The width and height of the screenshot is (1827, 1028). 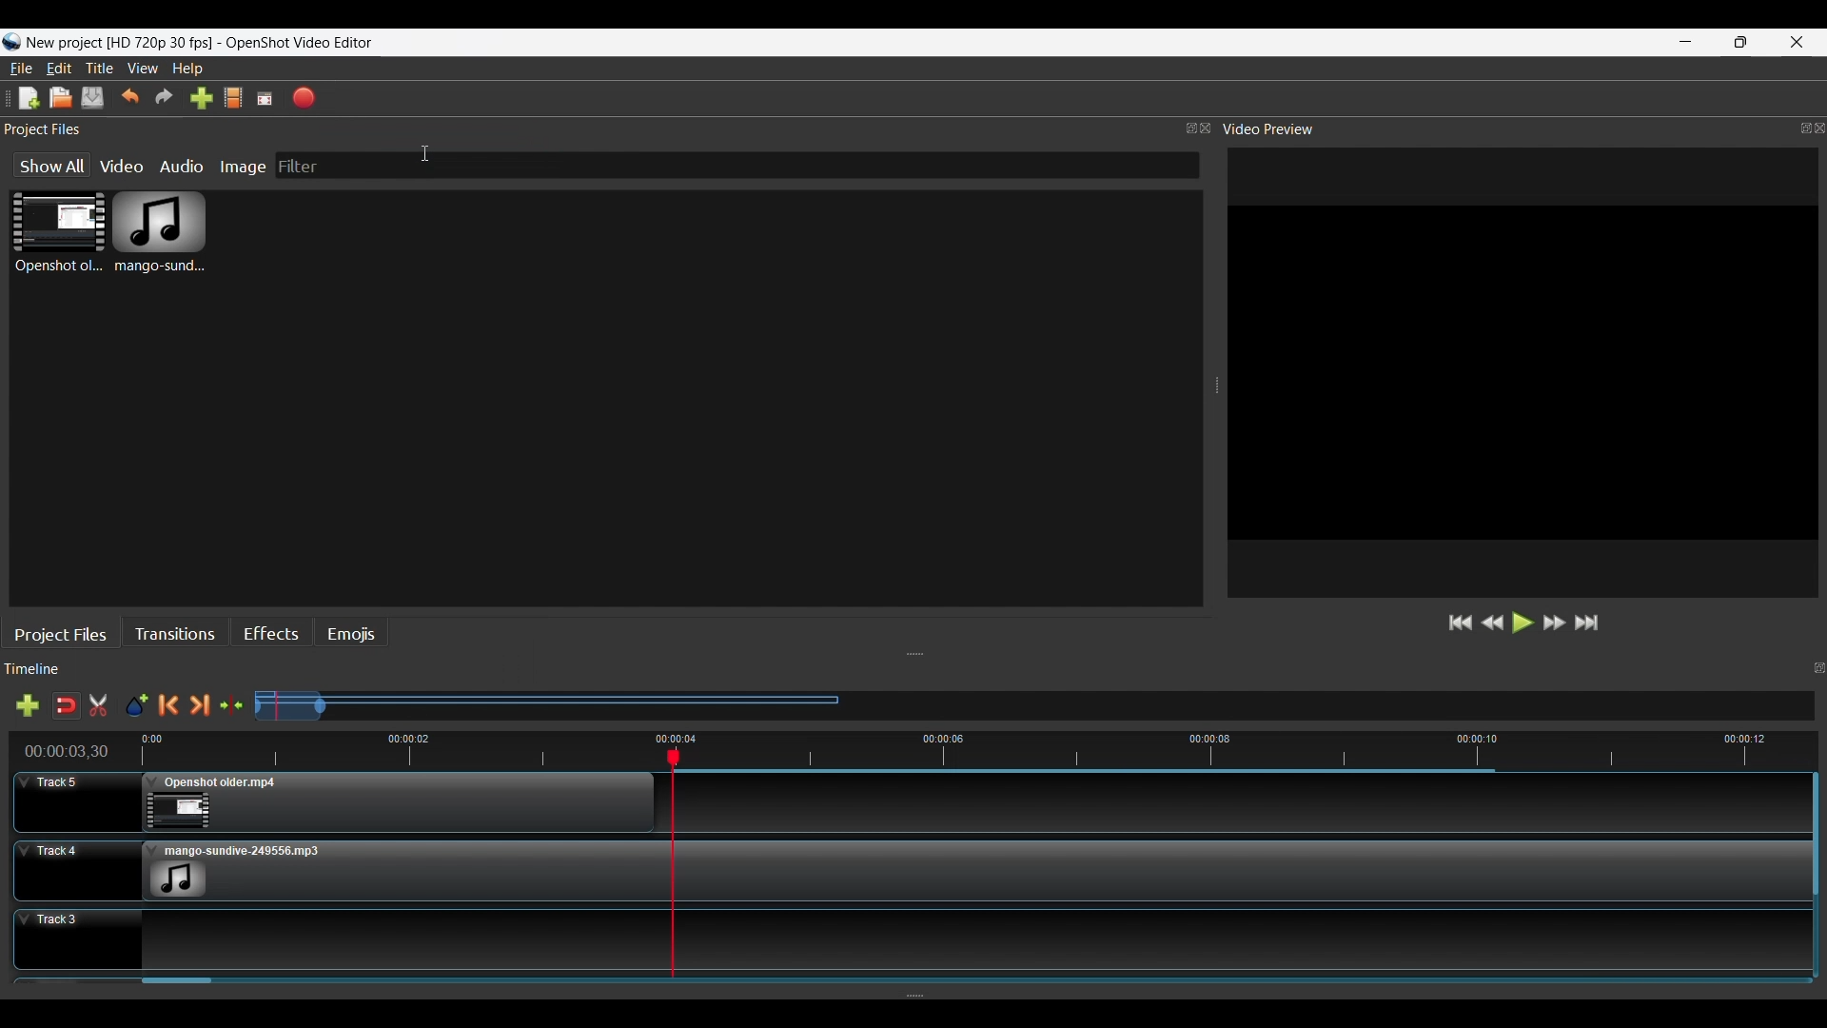 I want to click on Add Track, so click(x=29, y=708).